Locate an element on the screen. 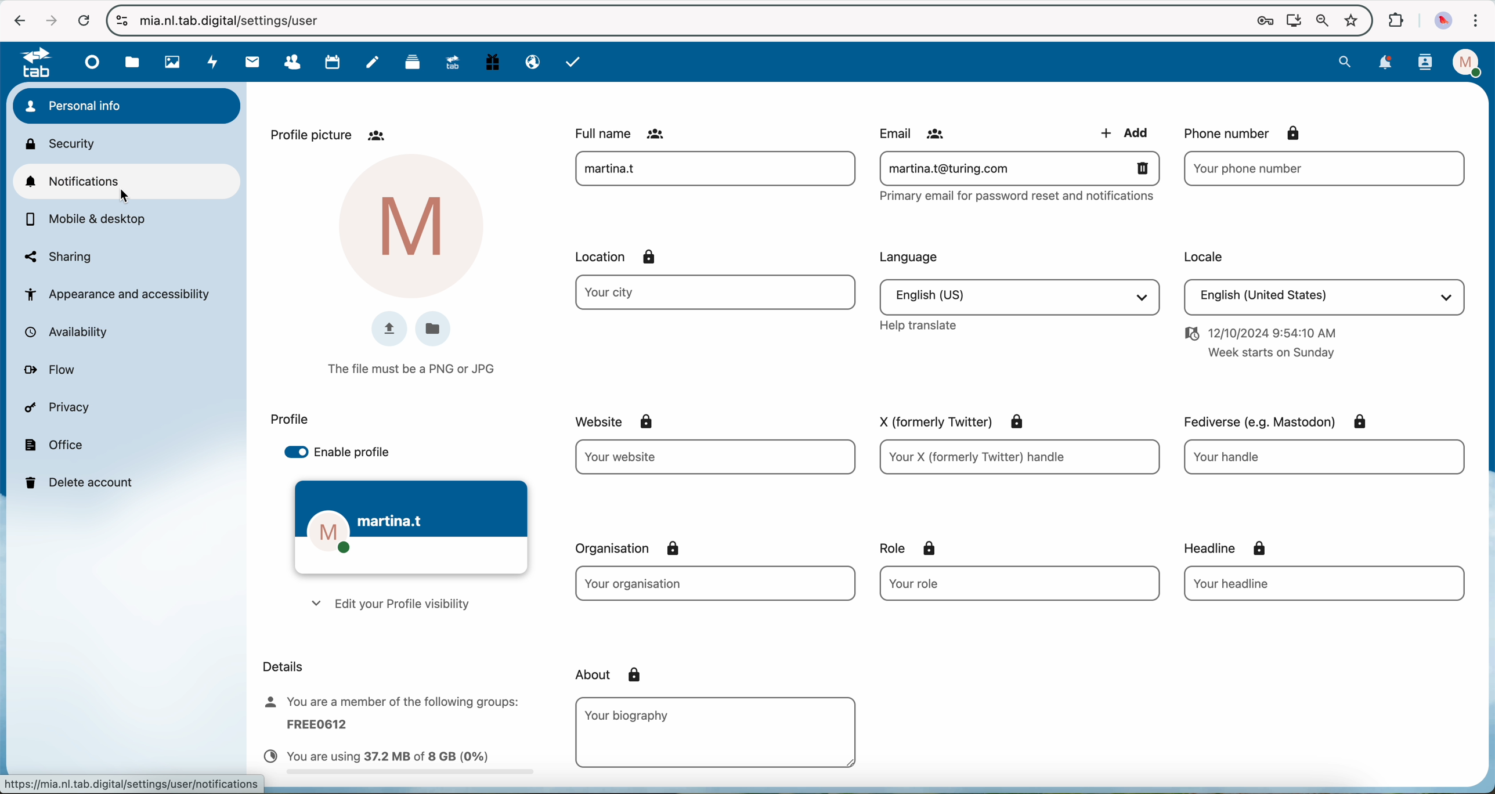  navigate foward is located at coordinates (48, 19).